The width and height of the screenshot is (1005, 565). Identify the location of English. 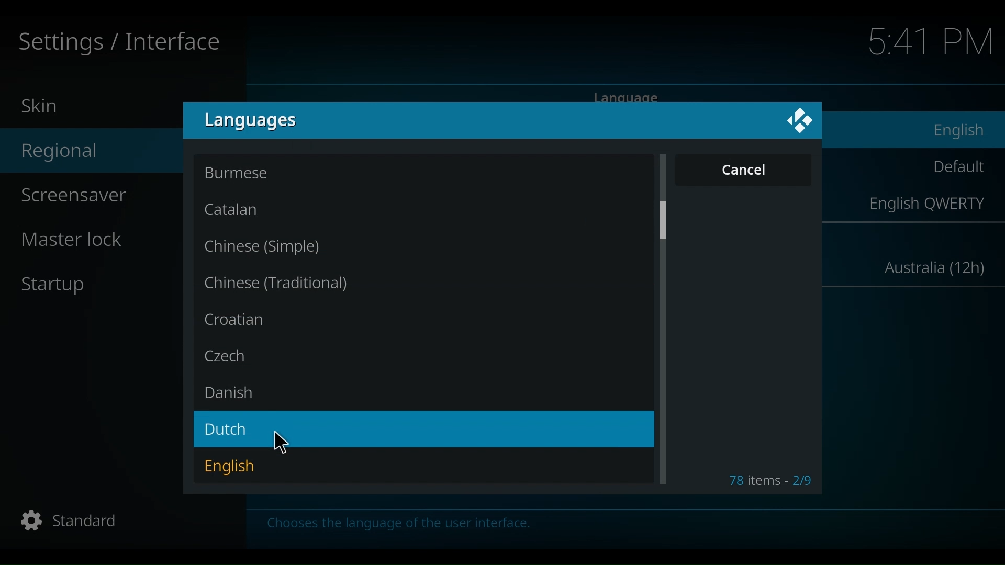
(959, 132).